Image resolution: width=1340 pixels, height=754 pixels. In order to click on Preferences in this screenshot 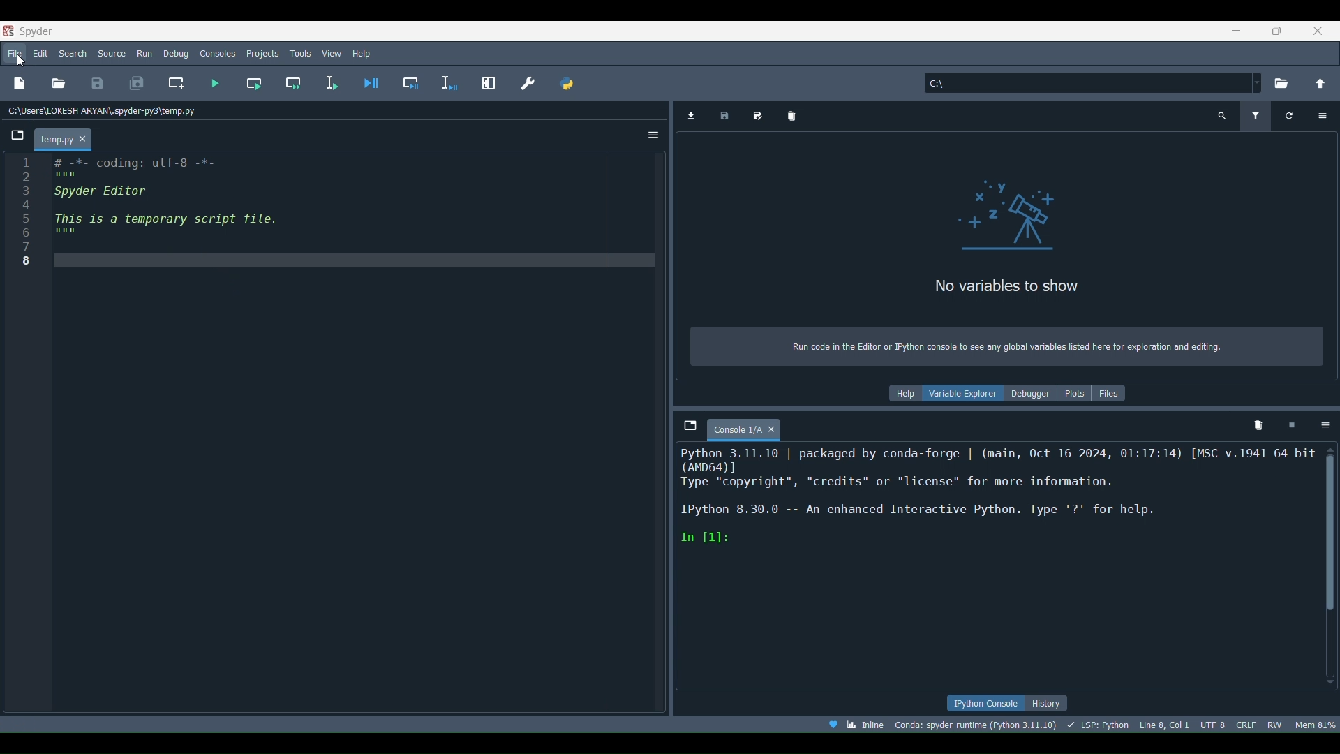, I will do `click(524, 82)`.